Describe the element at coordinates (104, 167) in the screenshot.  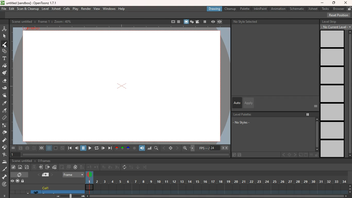
I see `1` at that location.